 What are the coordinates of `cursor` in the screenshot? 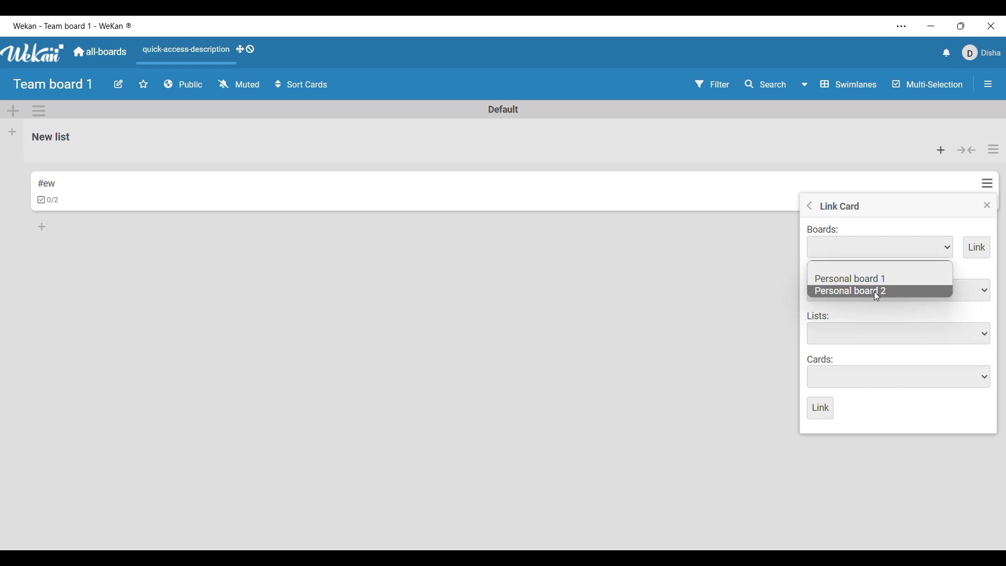 It's located at (879, 297).